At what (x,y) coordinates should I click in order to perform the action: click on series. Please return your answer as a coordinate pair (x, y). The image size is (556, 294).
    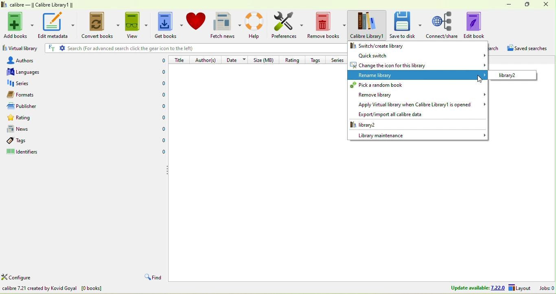
    Looking at the image, I should click on (338, 59).